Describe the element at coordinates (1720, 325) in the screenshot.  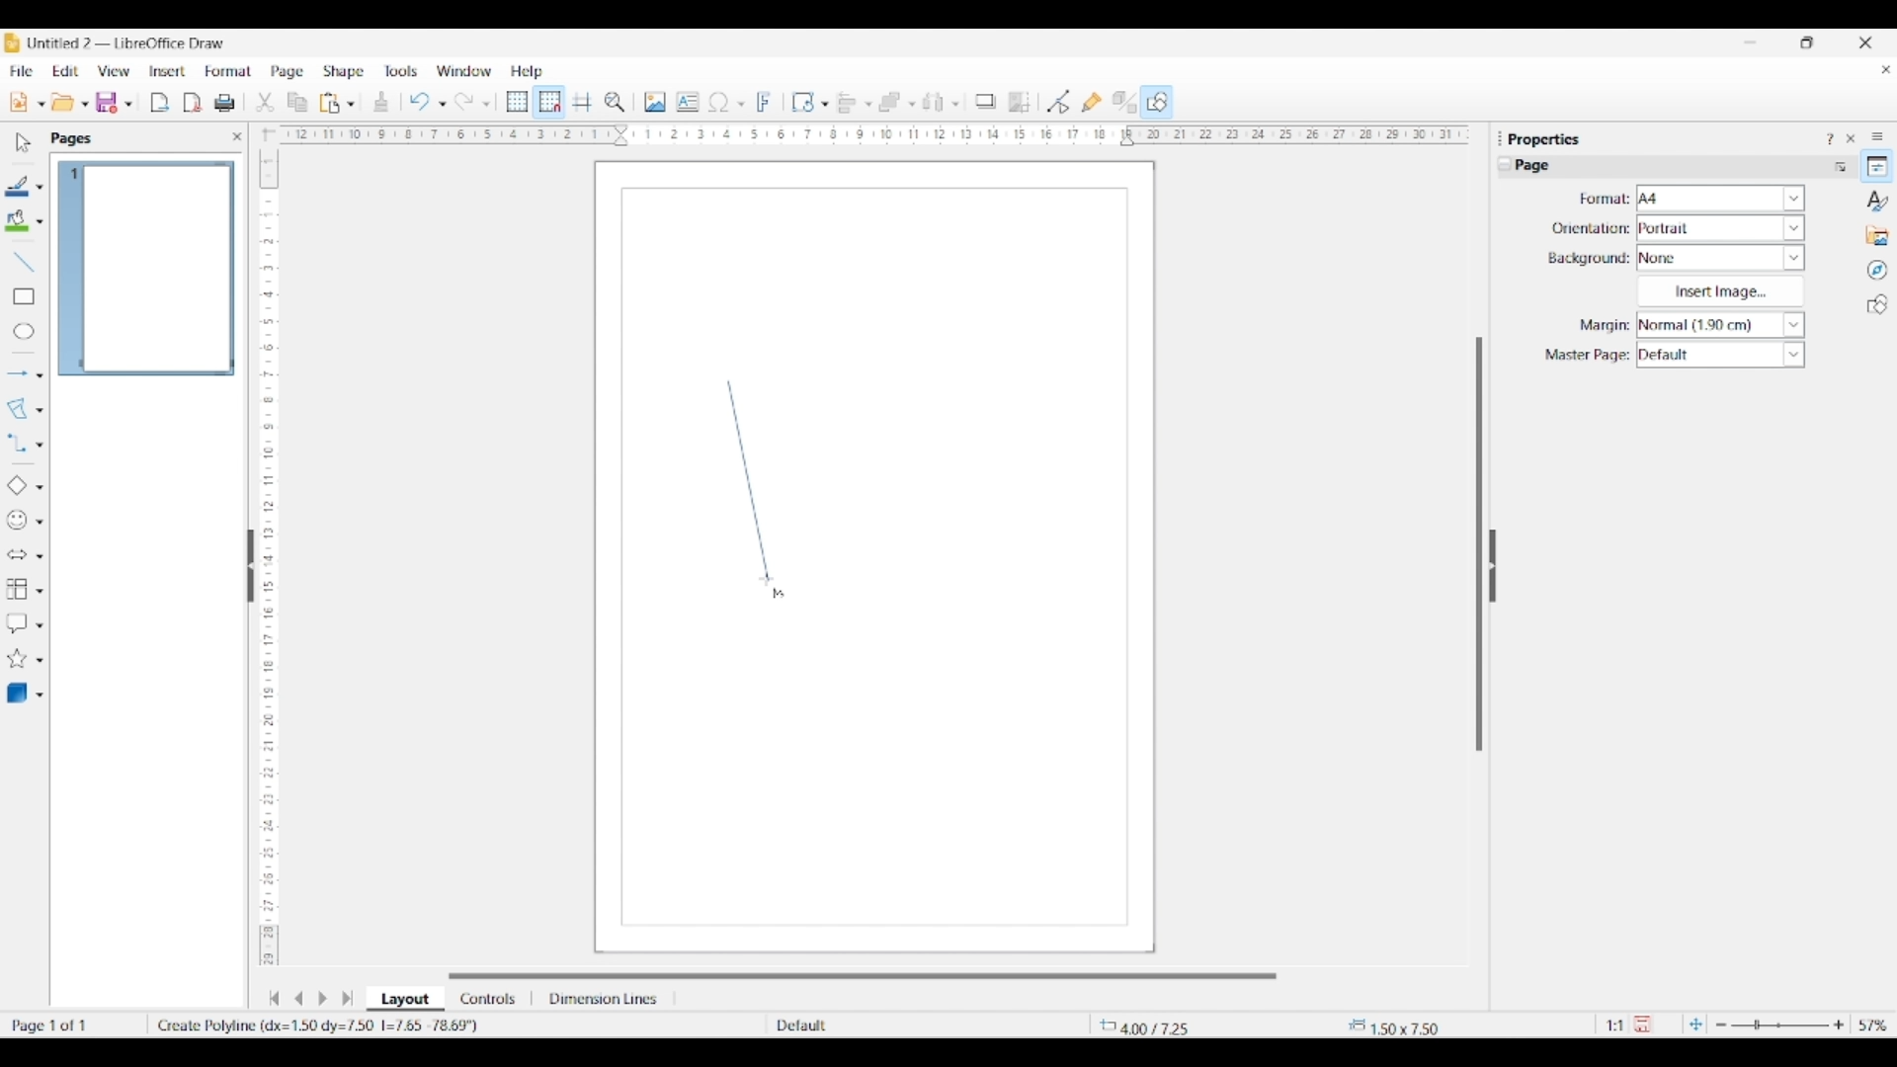
I see `Margin options` at that location.